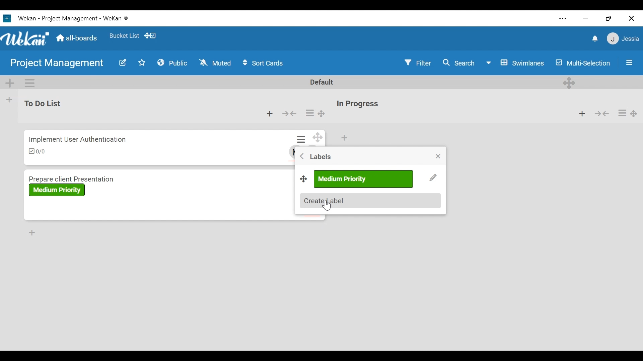 The width and height of the screenshot is (643, 361). What do you see at coordinates (319, 137) in the screenshot?
I see `Desktop drag handles` at bounding box center [319, 137].